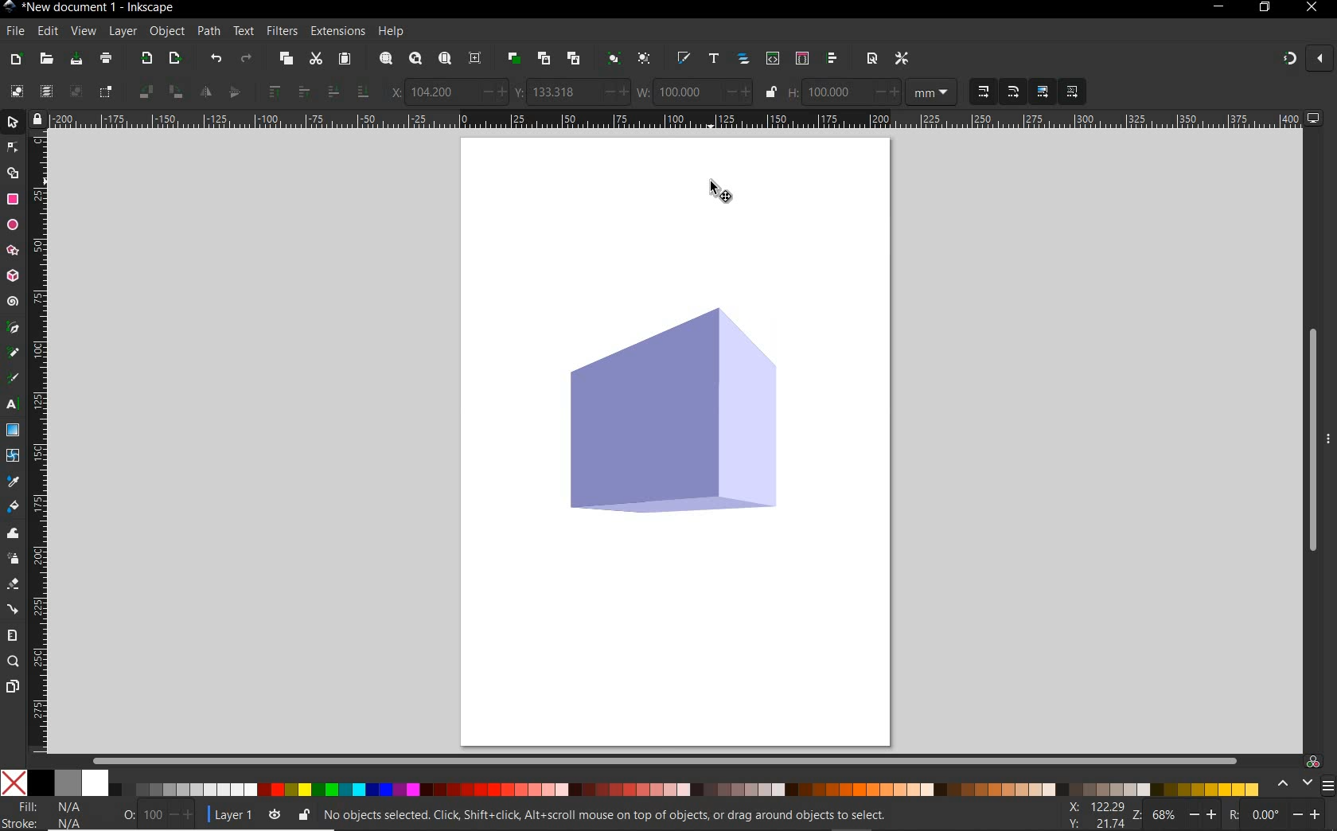 This screenshot has width=1337, height=831. I want to click on new, so click(14, 58).